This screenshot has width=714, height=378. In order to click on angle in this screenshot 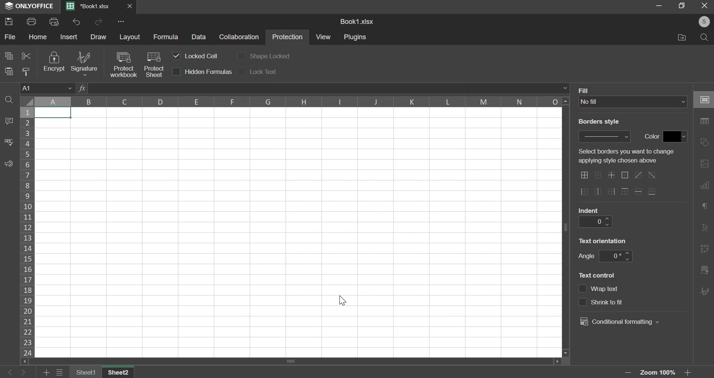, I will do `click(586, 256)`.